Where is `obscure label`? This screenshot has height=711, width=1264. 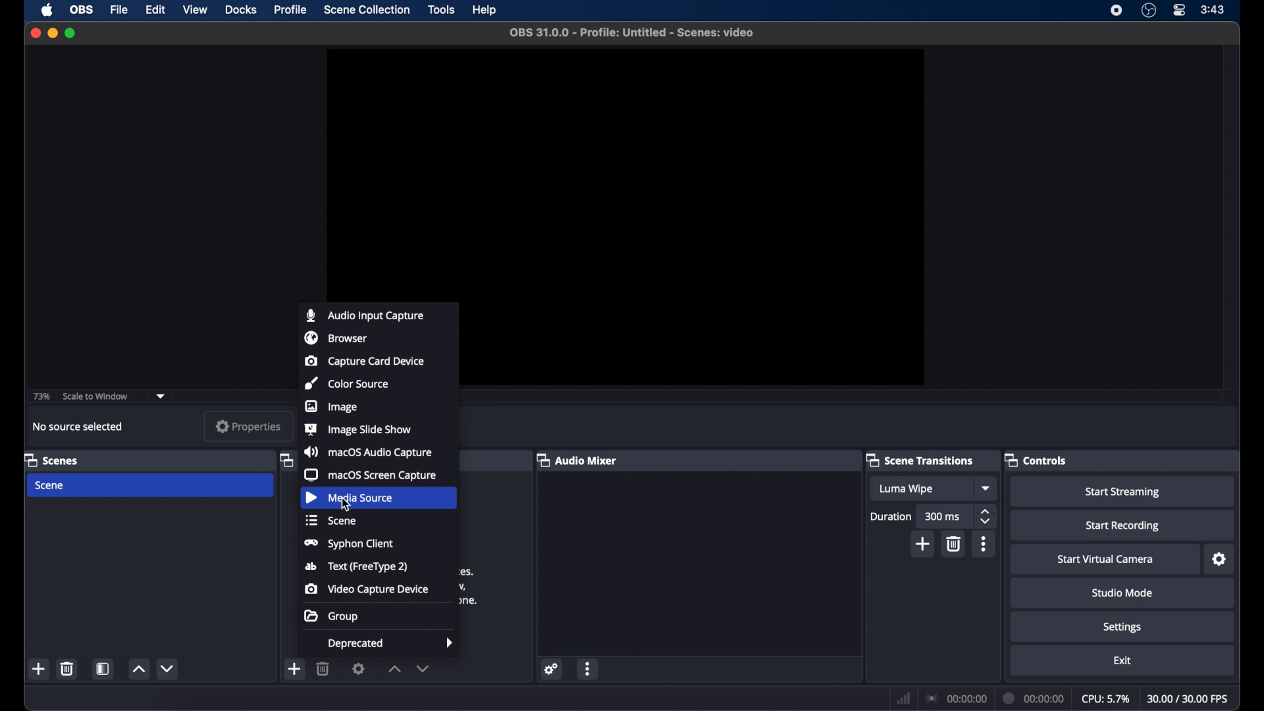 obscure label is located at coordinates (285, 460).